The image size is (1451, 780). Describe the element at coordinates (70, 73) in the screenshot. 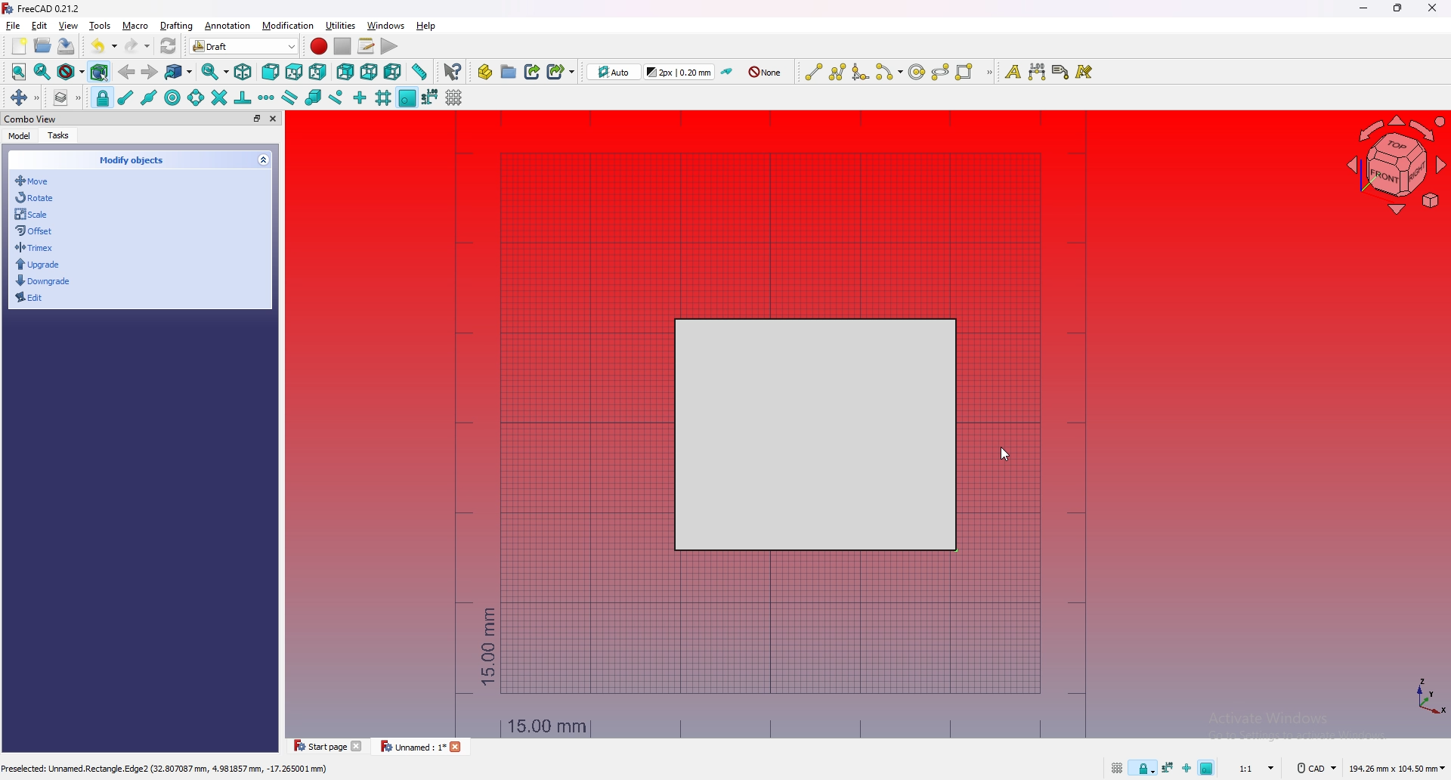

I see `draw style` at that location.